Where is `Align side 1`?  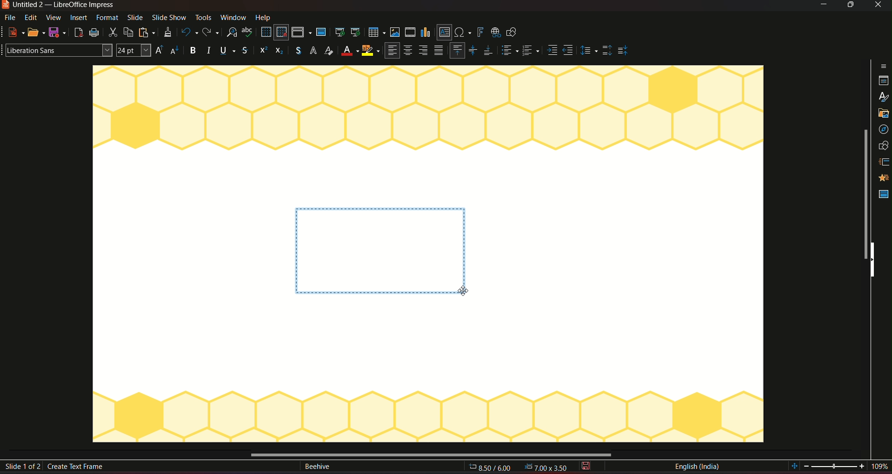
Align side 1 is located at coordinates (552, 51).